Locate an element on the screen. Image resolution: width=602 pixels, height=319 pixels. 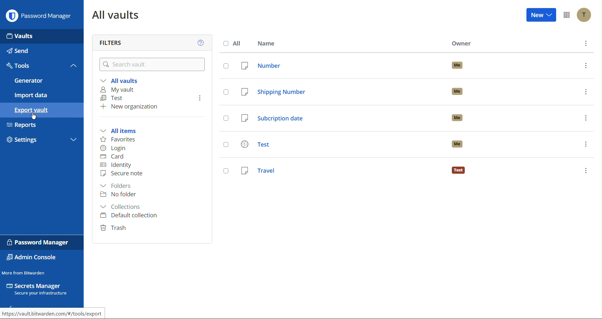
Cursor is located at coordinates (35, 116).